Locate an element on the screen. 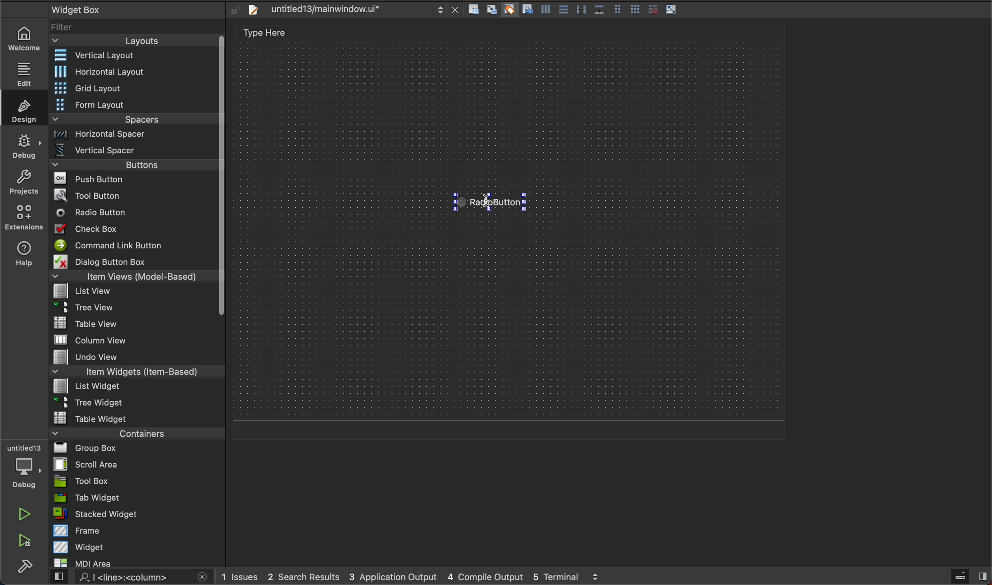 The width and height of the screenshot is (992, 585). run and debug is located at coordinates (26, 542).